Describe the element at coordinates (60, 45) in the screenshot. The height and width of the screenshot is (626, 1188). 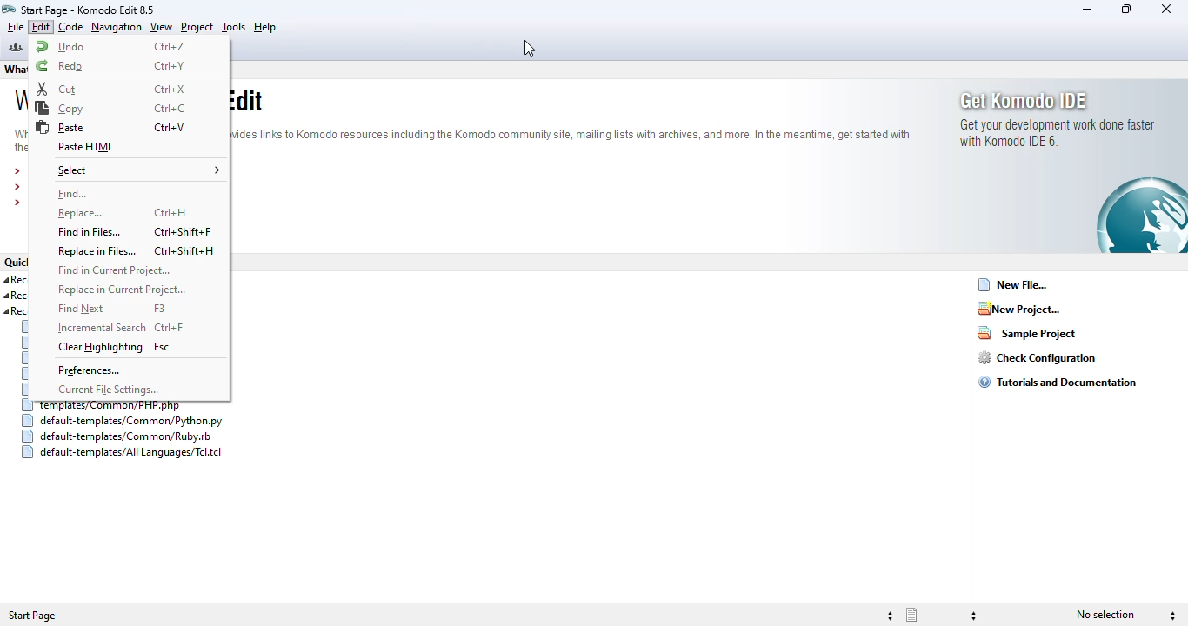
I see `undo` at that location.